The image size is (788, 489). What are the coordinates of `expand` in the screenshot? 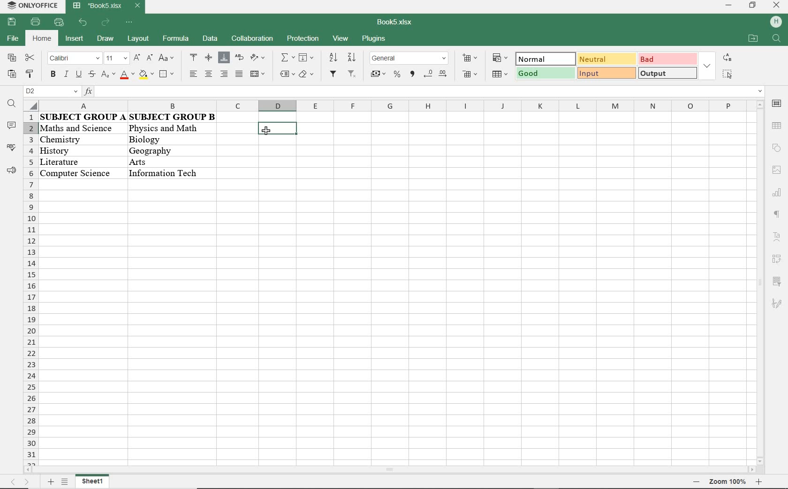 It's located at (708, 67).